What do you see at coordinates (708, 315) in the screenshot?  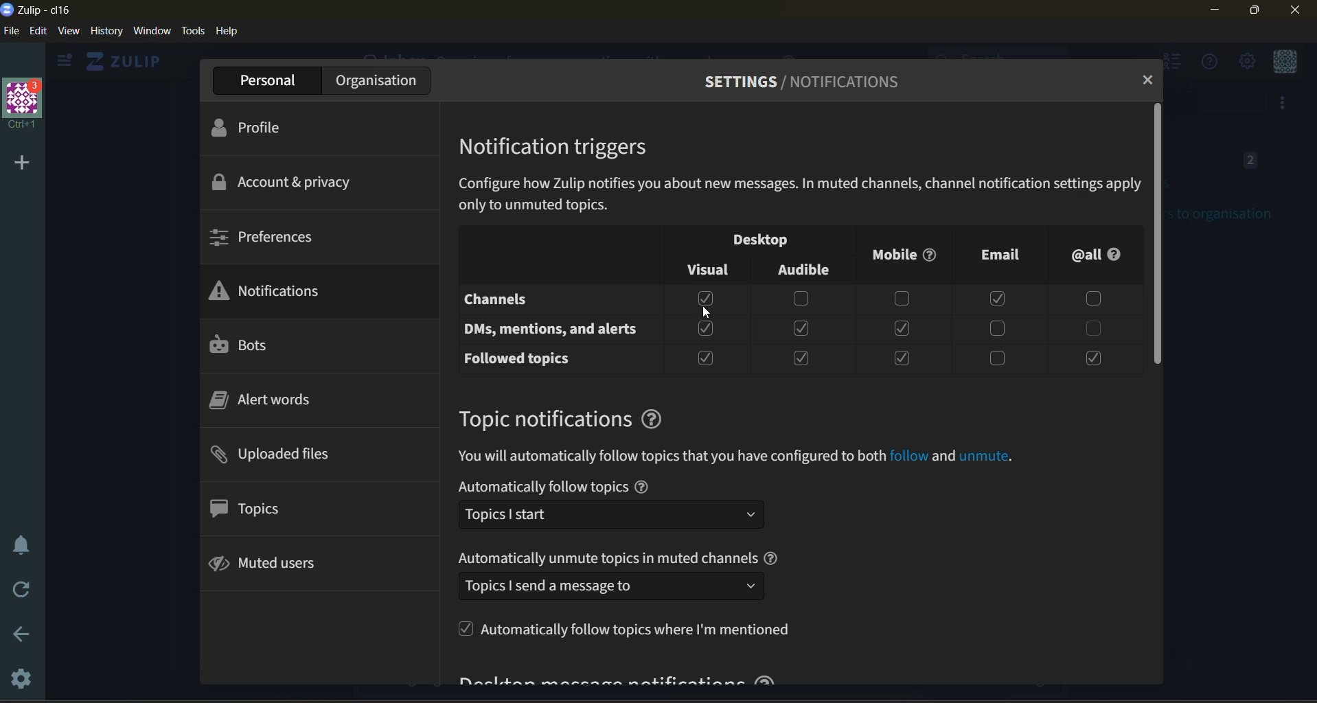 I see `cursor` at bounding box center [708, 315].